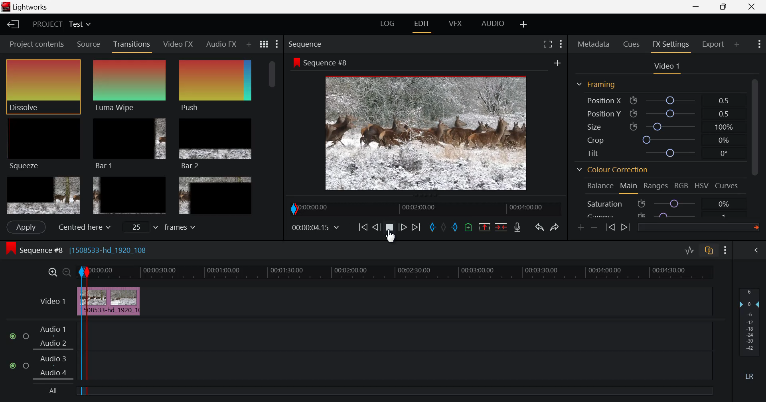 The image size is (766, 402). Describe the element at coordinates (671, 45) in the screenshot. I see `FX Settings Open` at that location.